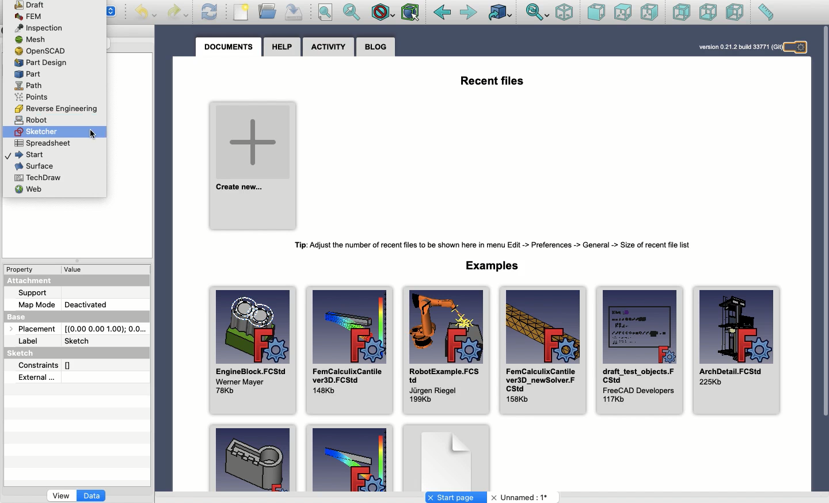 The height and width of the screenshot is (503, 829). I want to click on Reverse engineering, so click(54, 108).